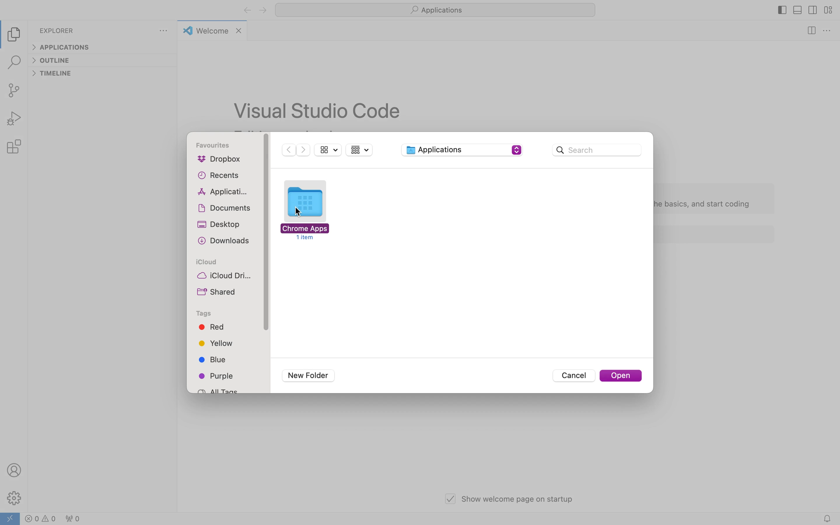 The height and width of the screenshot is (525, 840). I want to click on forward, so click(262, 10).